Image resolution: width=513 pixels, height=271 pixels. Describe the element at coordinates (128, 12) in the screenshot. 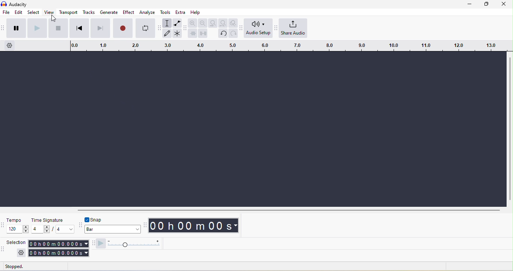

I see `effect` at that location.